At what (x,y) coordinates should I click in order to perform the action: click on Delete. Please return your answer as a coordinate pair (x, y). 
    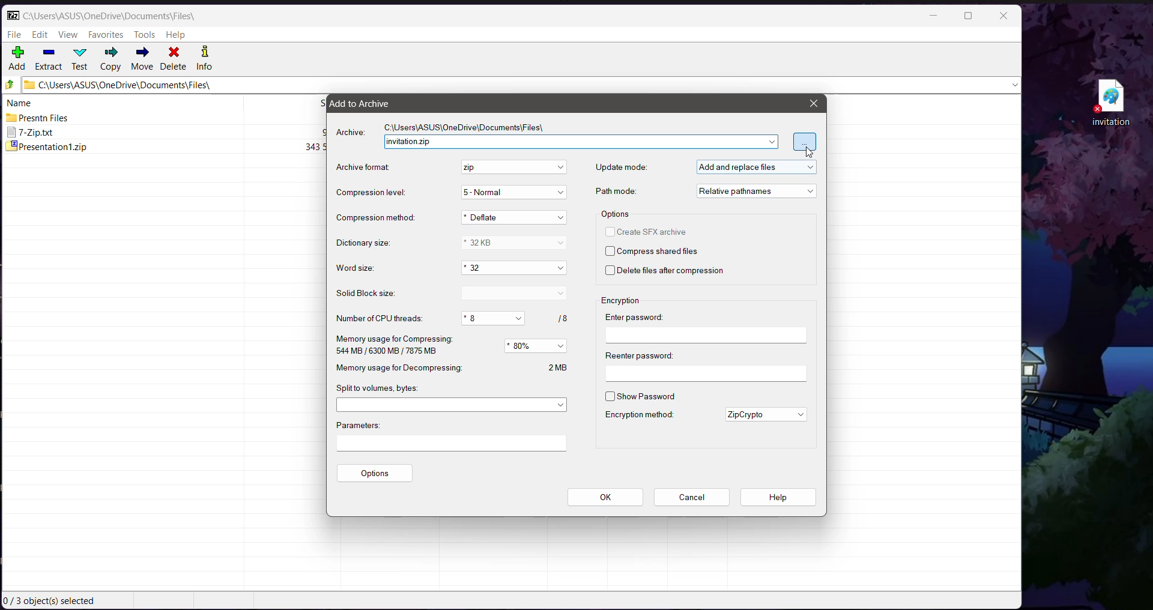
    Looking at the image, I should click on (175, 59).